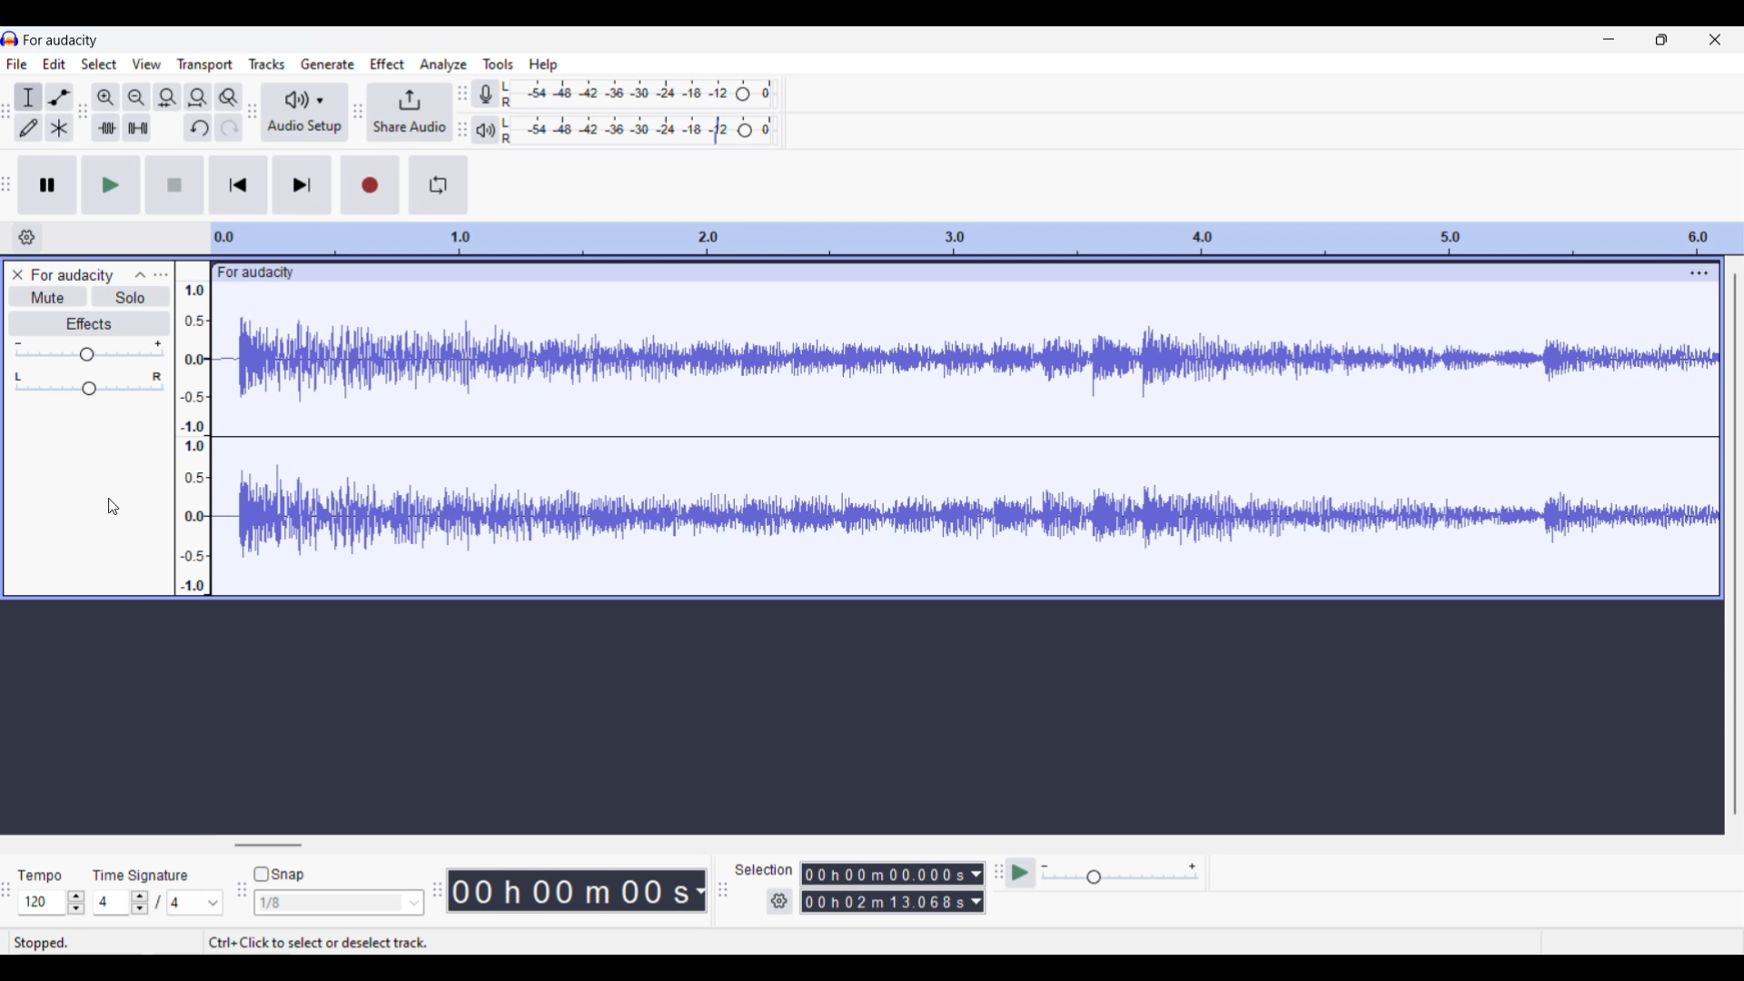  I want to click on Duration measurement, so click(699, 891).